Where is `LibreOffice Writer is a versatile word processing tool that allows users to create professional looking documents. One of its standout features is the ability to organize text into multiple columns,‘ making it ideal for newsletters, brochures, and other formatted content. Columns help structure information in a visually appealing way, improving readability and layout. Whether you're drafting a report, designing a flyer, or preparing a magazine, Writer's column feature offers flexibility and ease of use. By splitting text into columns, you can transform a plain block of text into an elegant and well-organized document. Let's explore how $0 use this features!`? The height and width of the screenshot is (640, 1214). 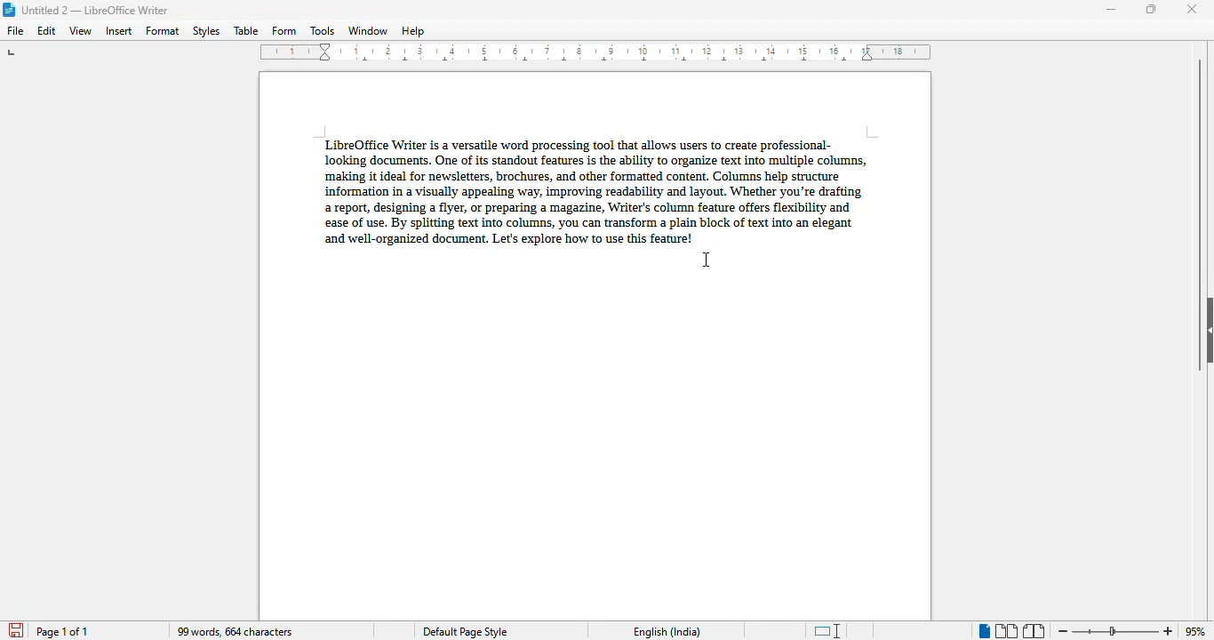 LibreOffice Writer is a versatile word processing tool that allows users to create professional looking documents. One of its standout features is the ability to organize text into multiple columns,‘ making it ideal for newsletters, brochures, and other formatted content. Columns help structure information in a visually appealing way, improving readability and layout. Whether you're drafting a report, designing a flyer, or preparing a magazine, Writer's column feature offers flexibility and ease of use. By splitting text into columns, you can transform a plain block of text into an elegant and well-organized document. Let's explore how $0 use this features! is located at coordinates (591, 188).